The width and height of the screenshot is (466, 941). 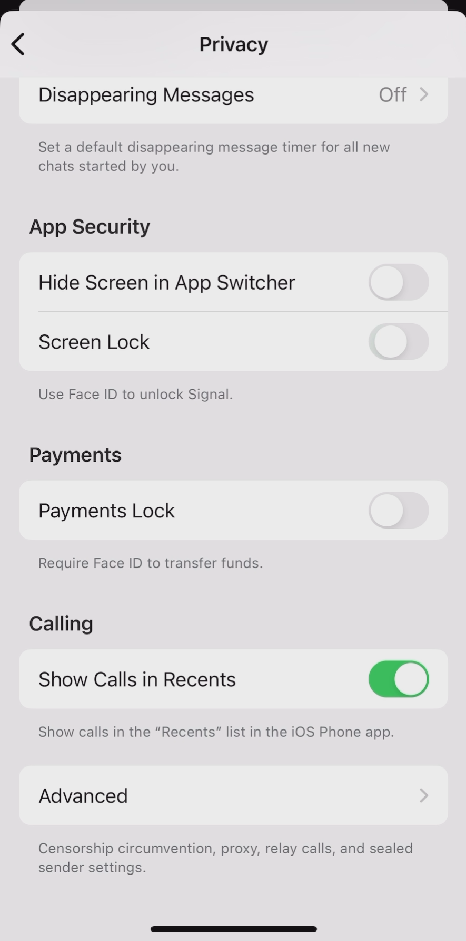 What do you see at coordinates (62, 625) in the screenshot?
I see `calling` at bounding box center [62, 625].